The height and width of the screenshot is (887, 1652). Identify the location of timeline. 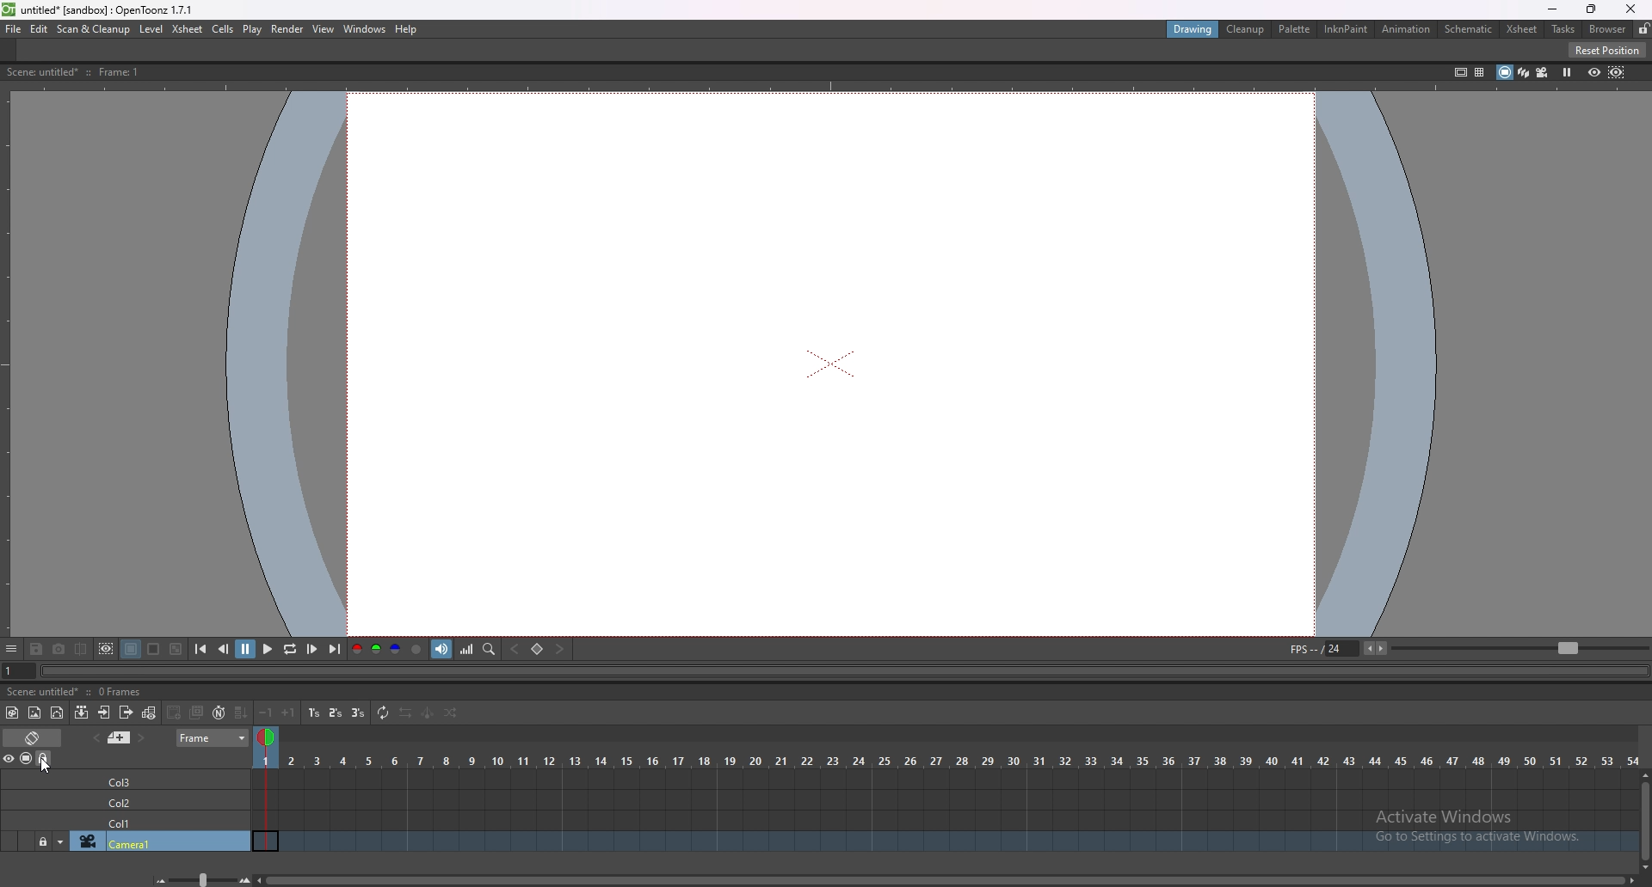
(941, 778).